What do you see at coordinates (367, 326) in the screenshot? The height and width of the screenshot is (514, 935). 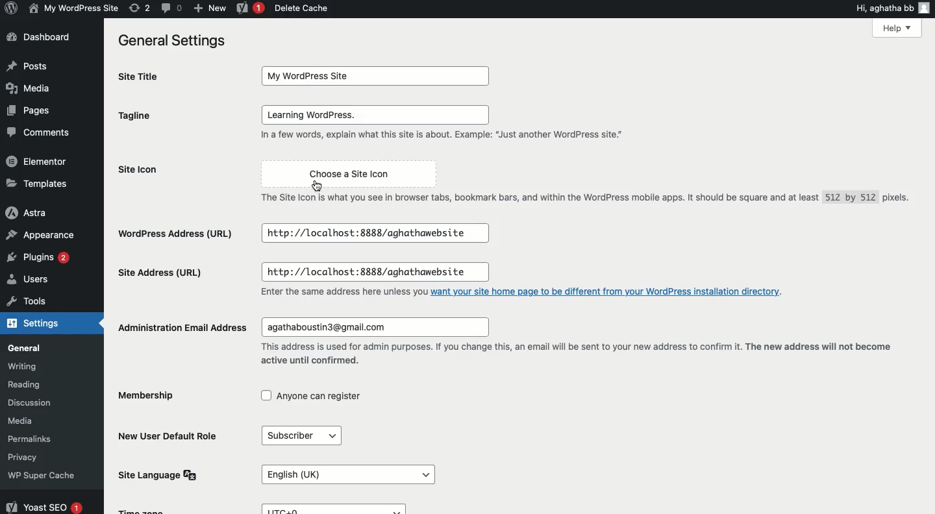 I see `agathaboustin3@gmail.com` at bounding box center [367, 326].